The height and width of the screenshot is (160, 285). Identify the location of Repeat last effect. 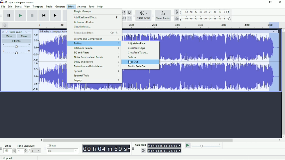
(96, 33).